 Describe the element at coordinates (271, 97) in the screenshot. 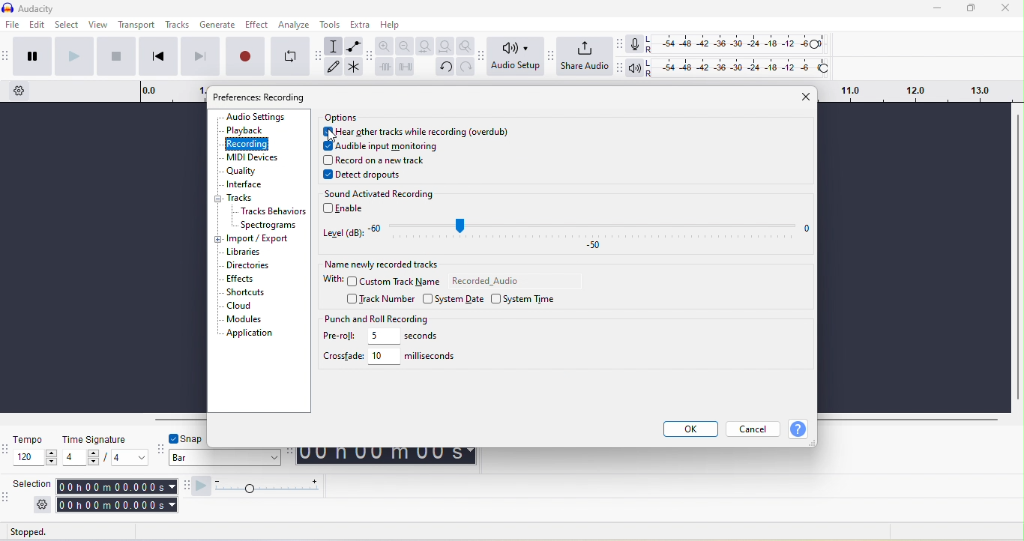

I see `preference: audio setting` at that location.